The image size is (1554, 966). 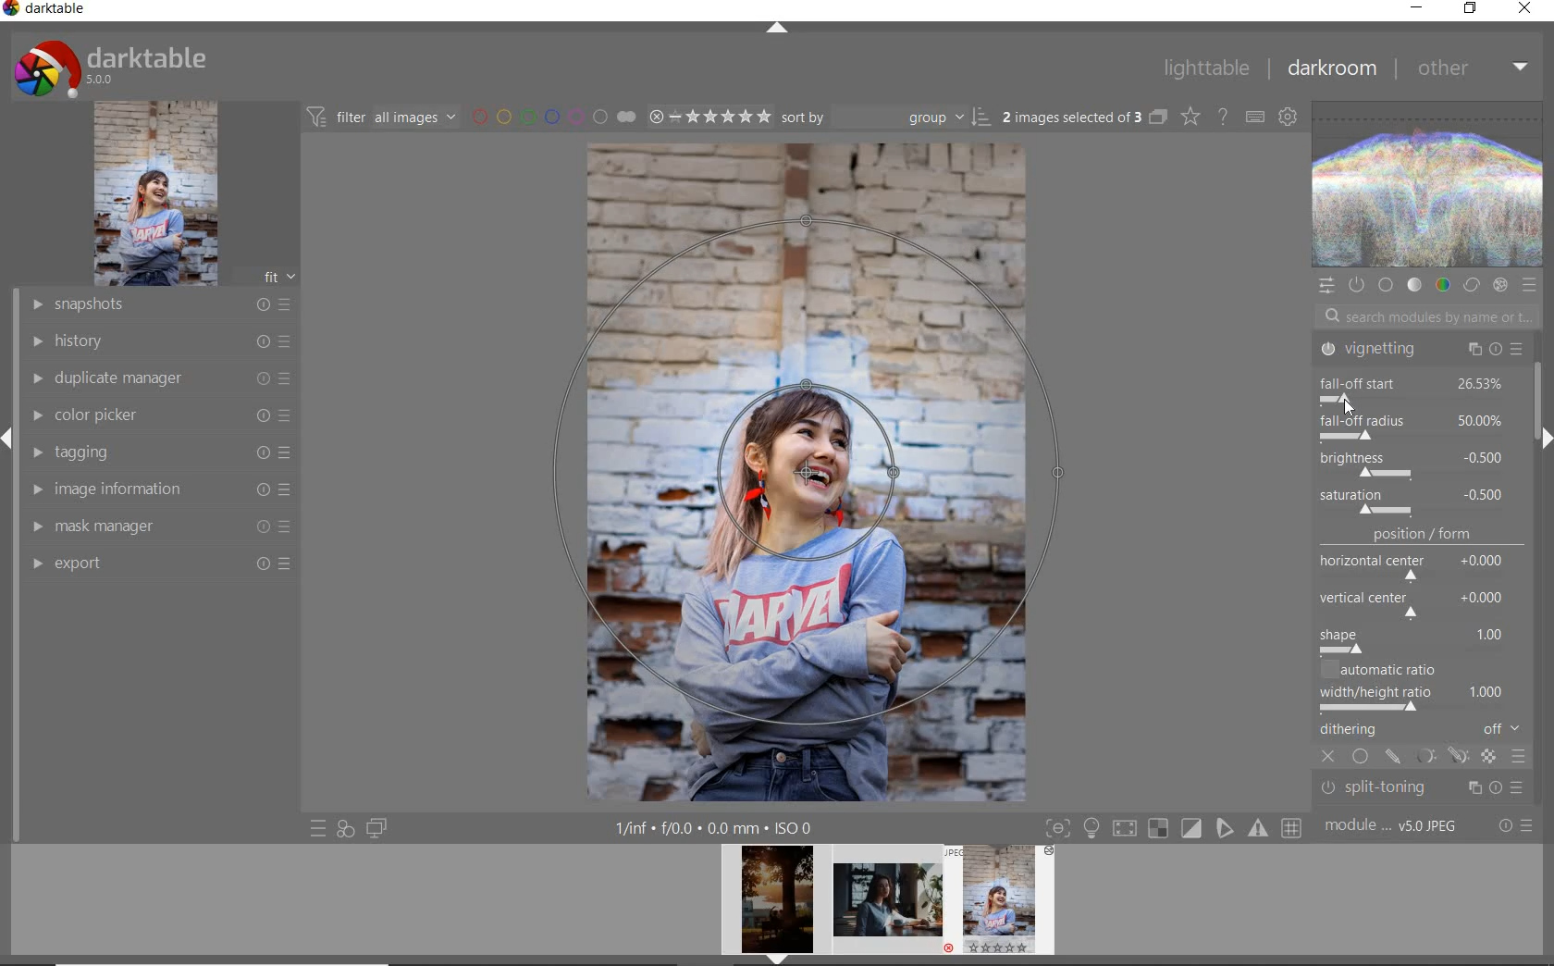 I want to click on mask manager, so click(x=160, y=525).